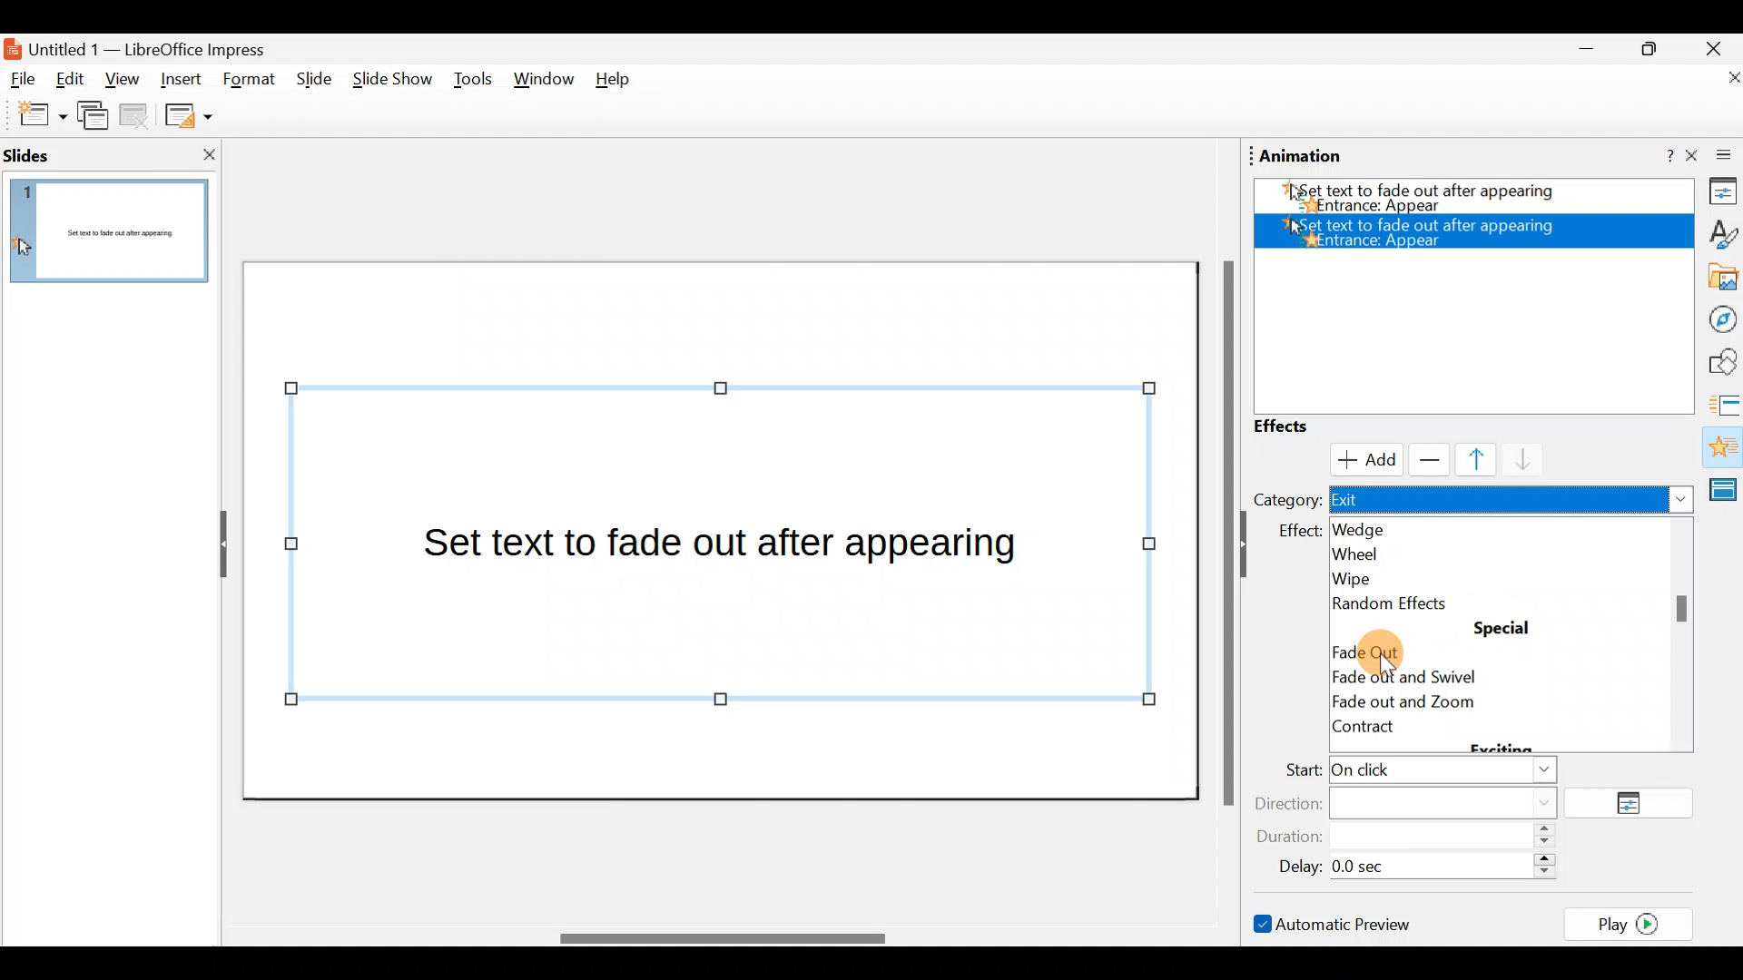 Image resolution: width=1743 pixels, height=980 pixels. I want to click on Cursor, so click(1362, 457).